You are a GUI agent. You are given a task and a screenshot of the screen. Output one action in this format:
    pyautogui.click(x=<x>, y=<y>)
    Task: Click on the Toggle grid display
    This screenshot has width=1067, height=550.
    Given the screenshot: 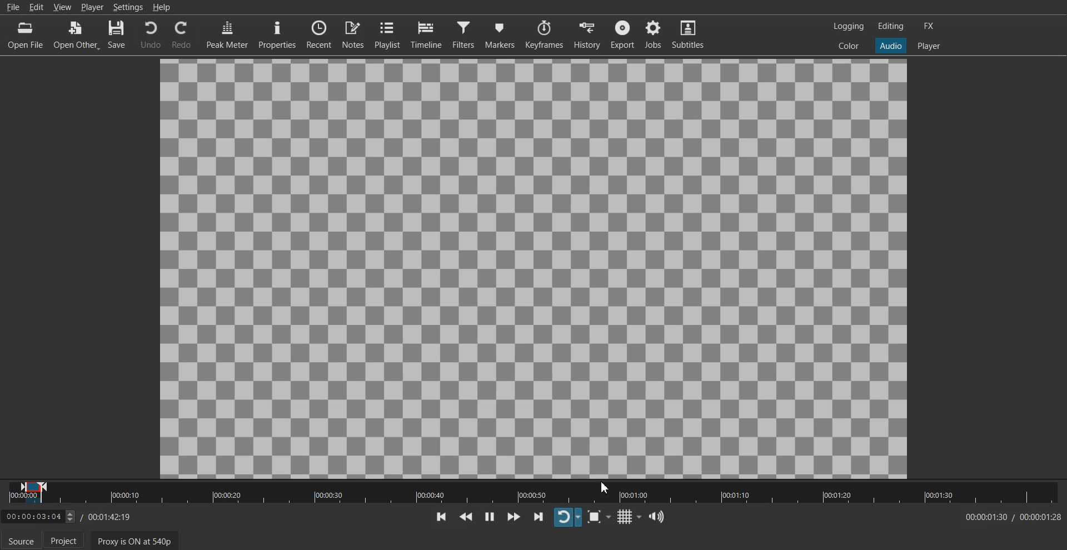 What is the action you would take?
    pyautogui.click(x=629, y=516)
    